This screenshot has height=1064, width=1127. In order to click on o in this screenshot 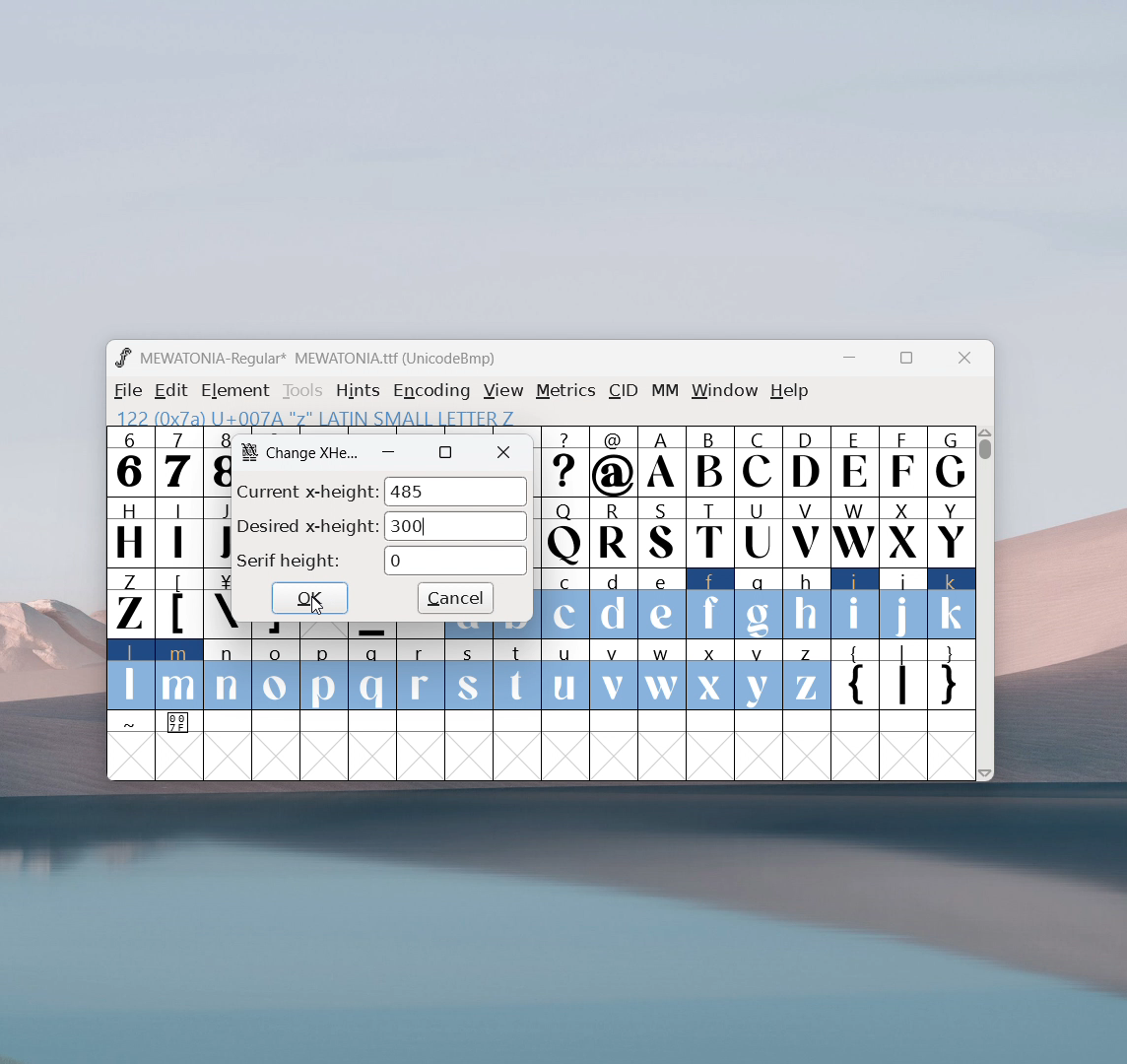, I will do `click(277, 677)`.